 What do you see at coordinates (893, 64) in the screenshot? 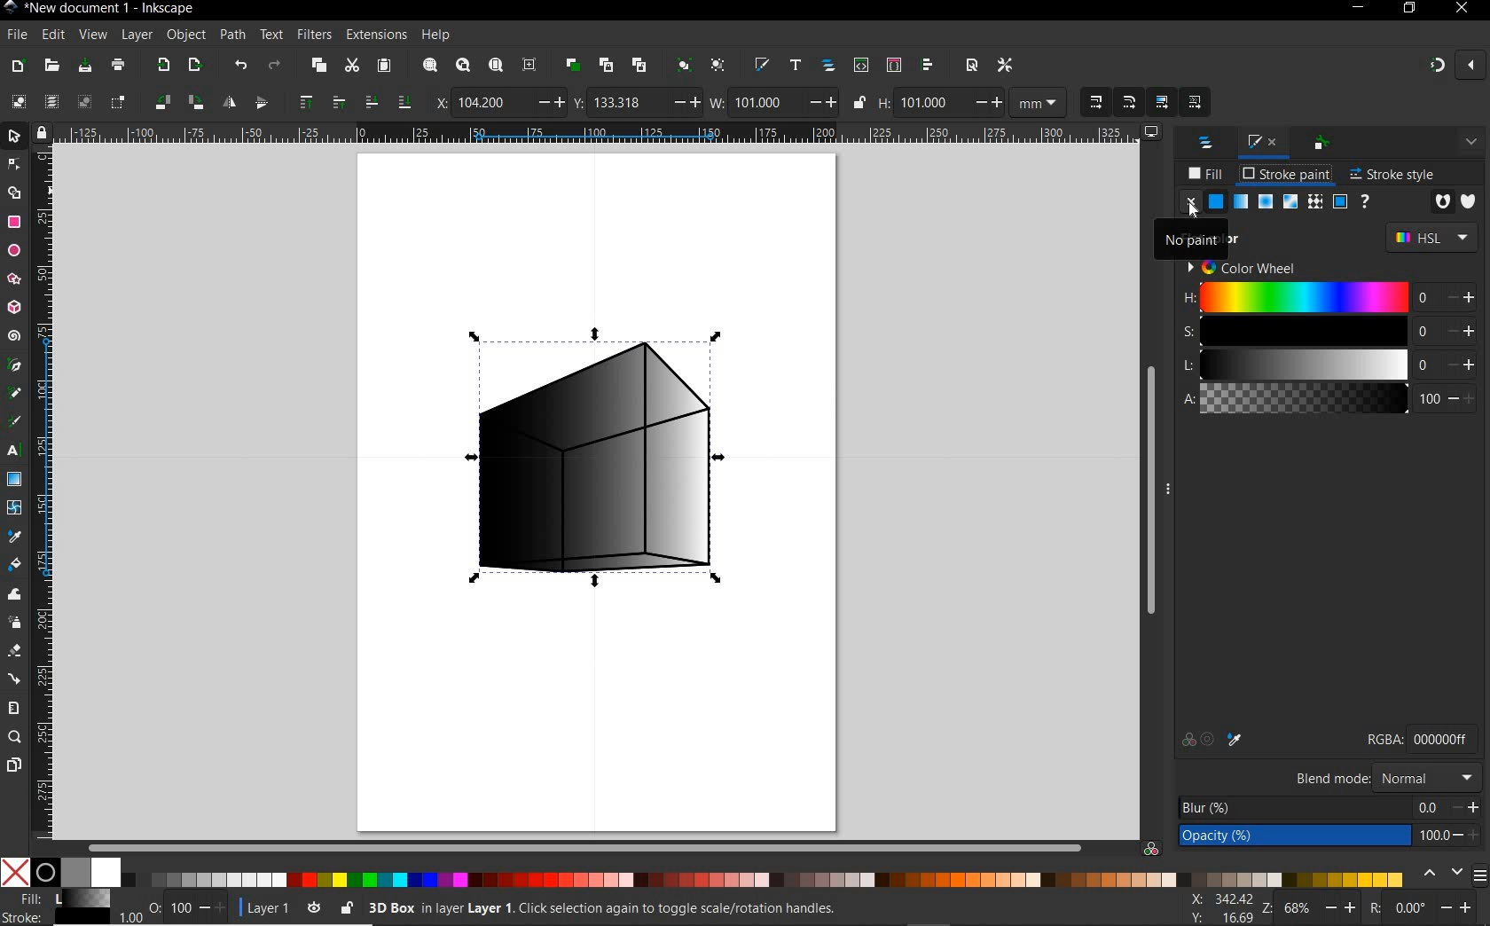
I see `OPEN SELECTORS` at bounding box center [893, 64].